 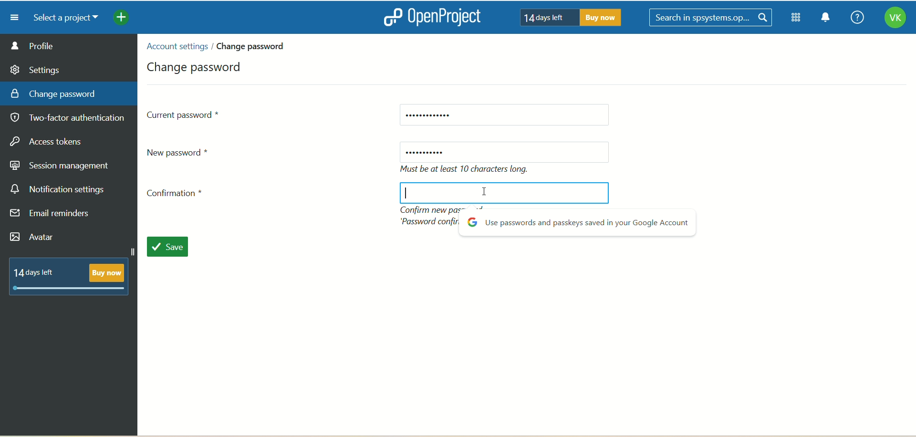 I want to click on current password, so click(x=503, y=115).